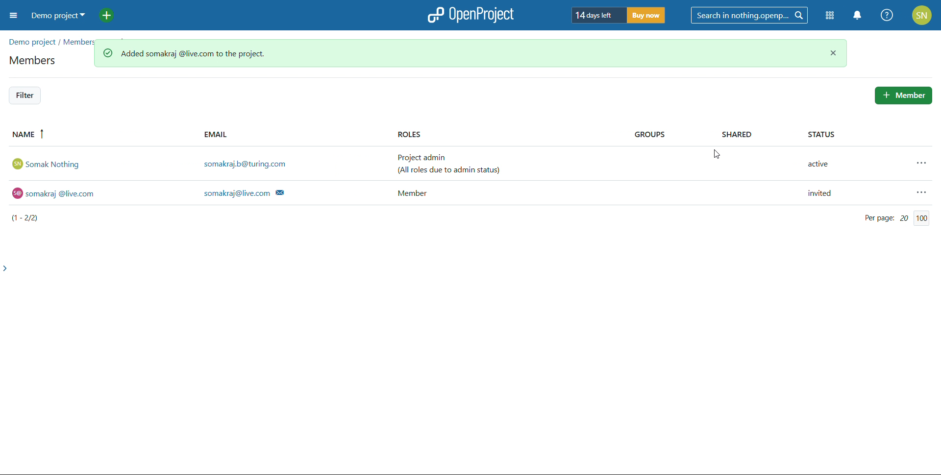 The image size is (941, 475). What do you see at coordinates (646, 15) in the screenshot?
I see `buy now` at bounding box center [646, 15].